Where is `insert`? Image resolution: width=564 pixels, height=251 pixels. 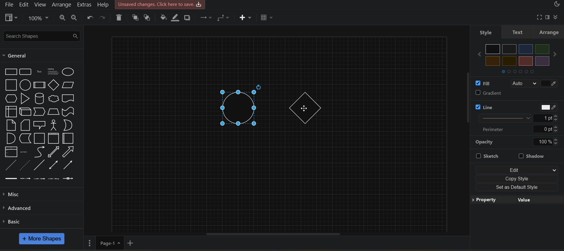 insert is located at coordinates (246, 18).